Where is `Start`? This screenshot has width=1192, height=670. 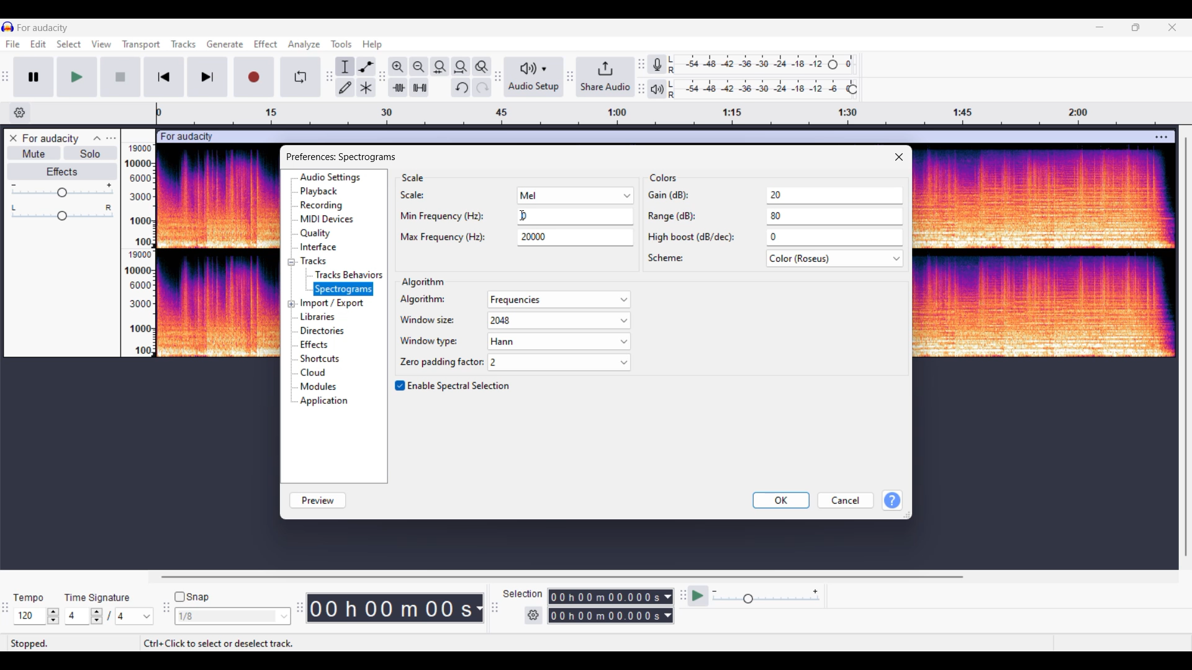 Start is located at coordinates (121, 77).